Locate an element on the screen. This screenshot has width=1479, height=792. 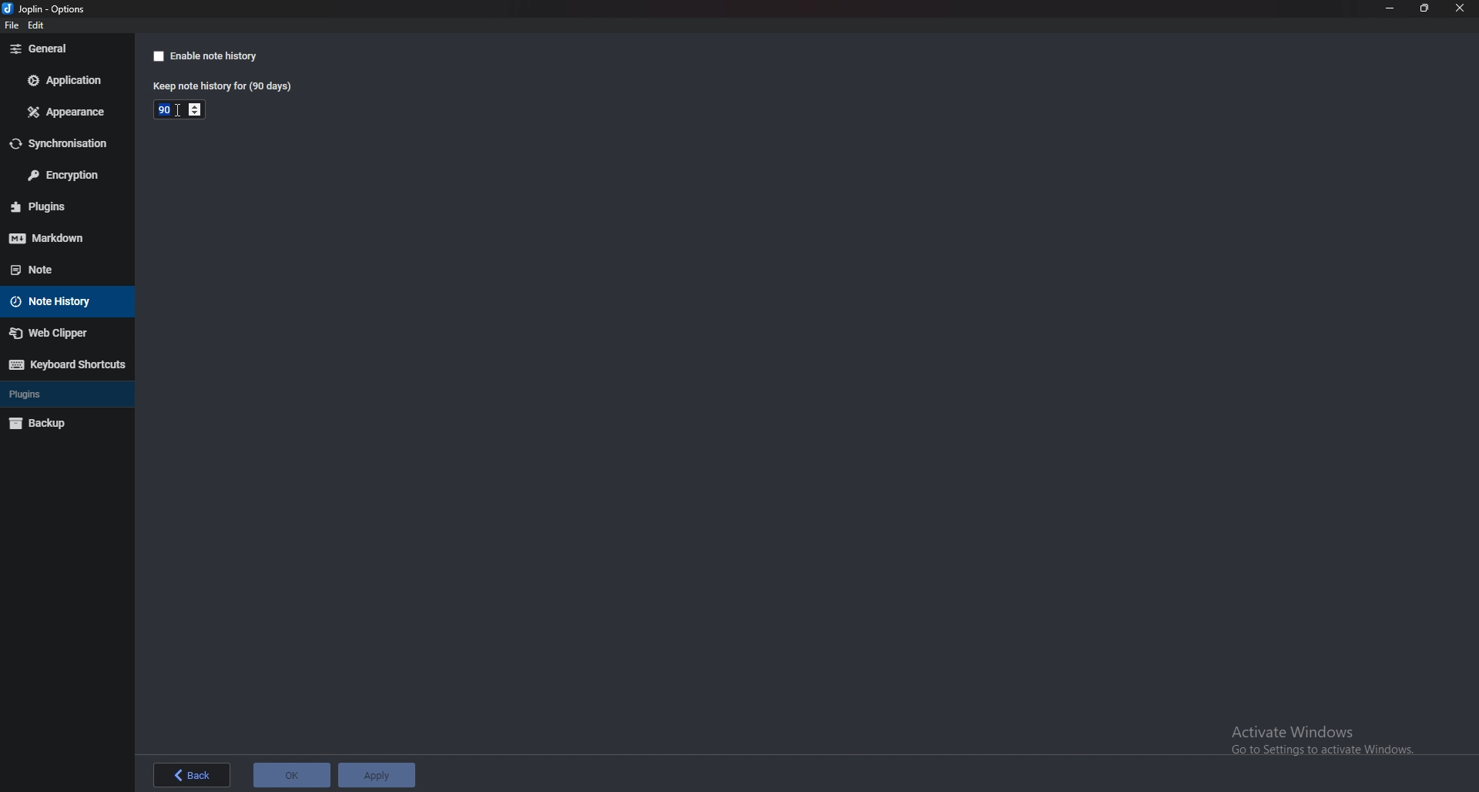
Synchronization is located at coordinates (65, 144).